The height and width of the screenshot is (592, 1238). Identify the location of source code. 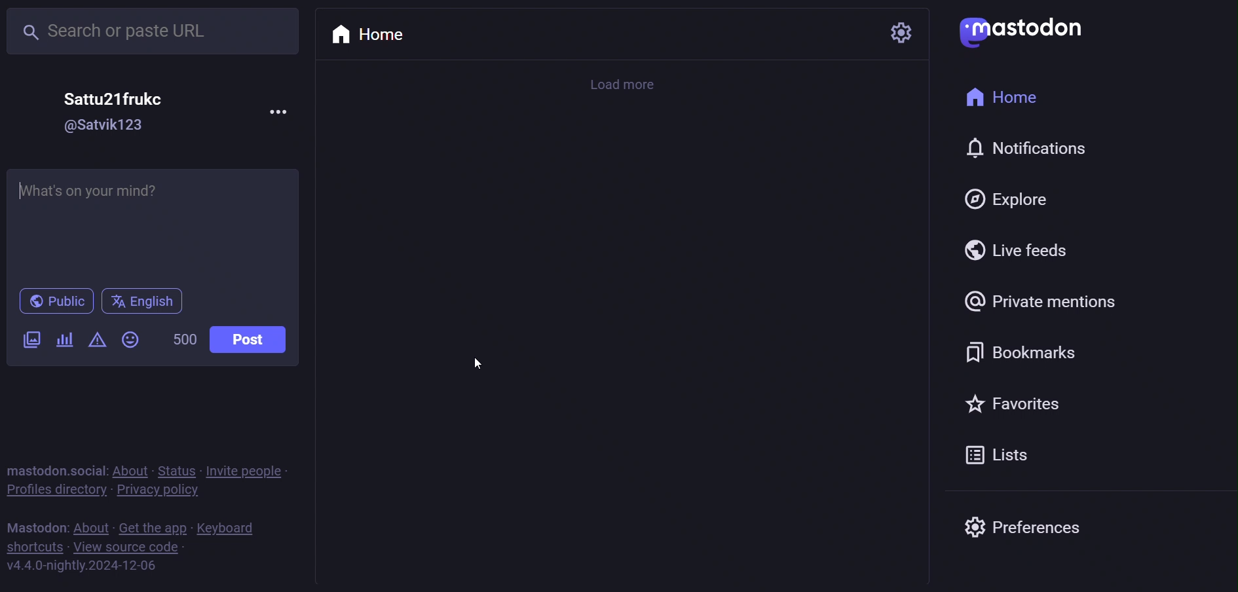
(126, 549).